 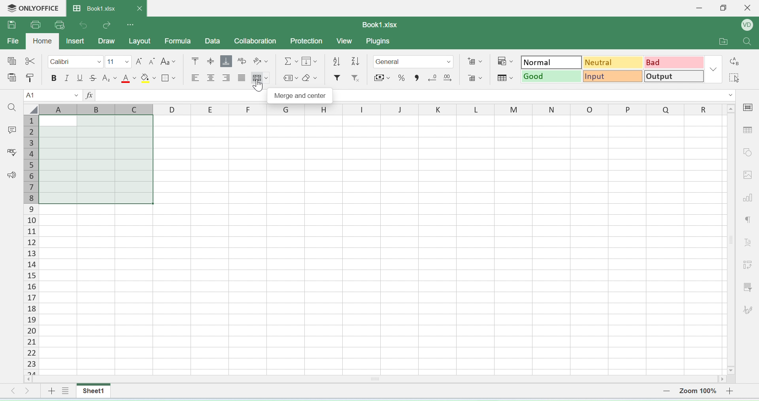 I want to click on percent, so click(x=403, y=77).